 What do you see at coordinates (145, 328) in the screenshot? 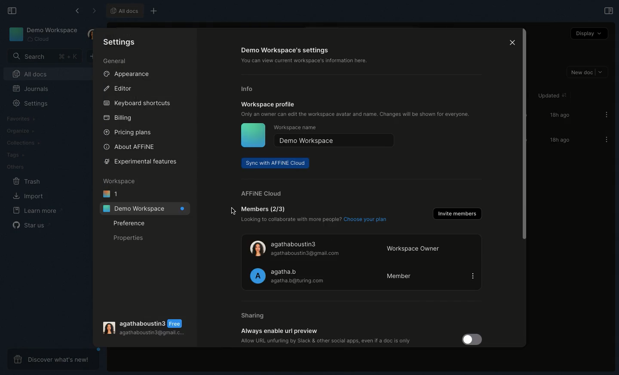
I see `Member email` at bounding box center [145, 328].